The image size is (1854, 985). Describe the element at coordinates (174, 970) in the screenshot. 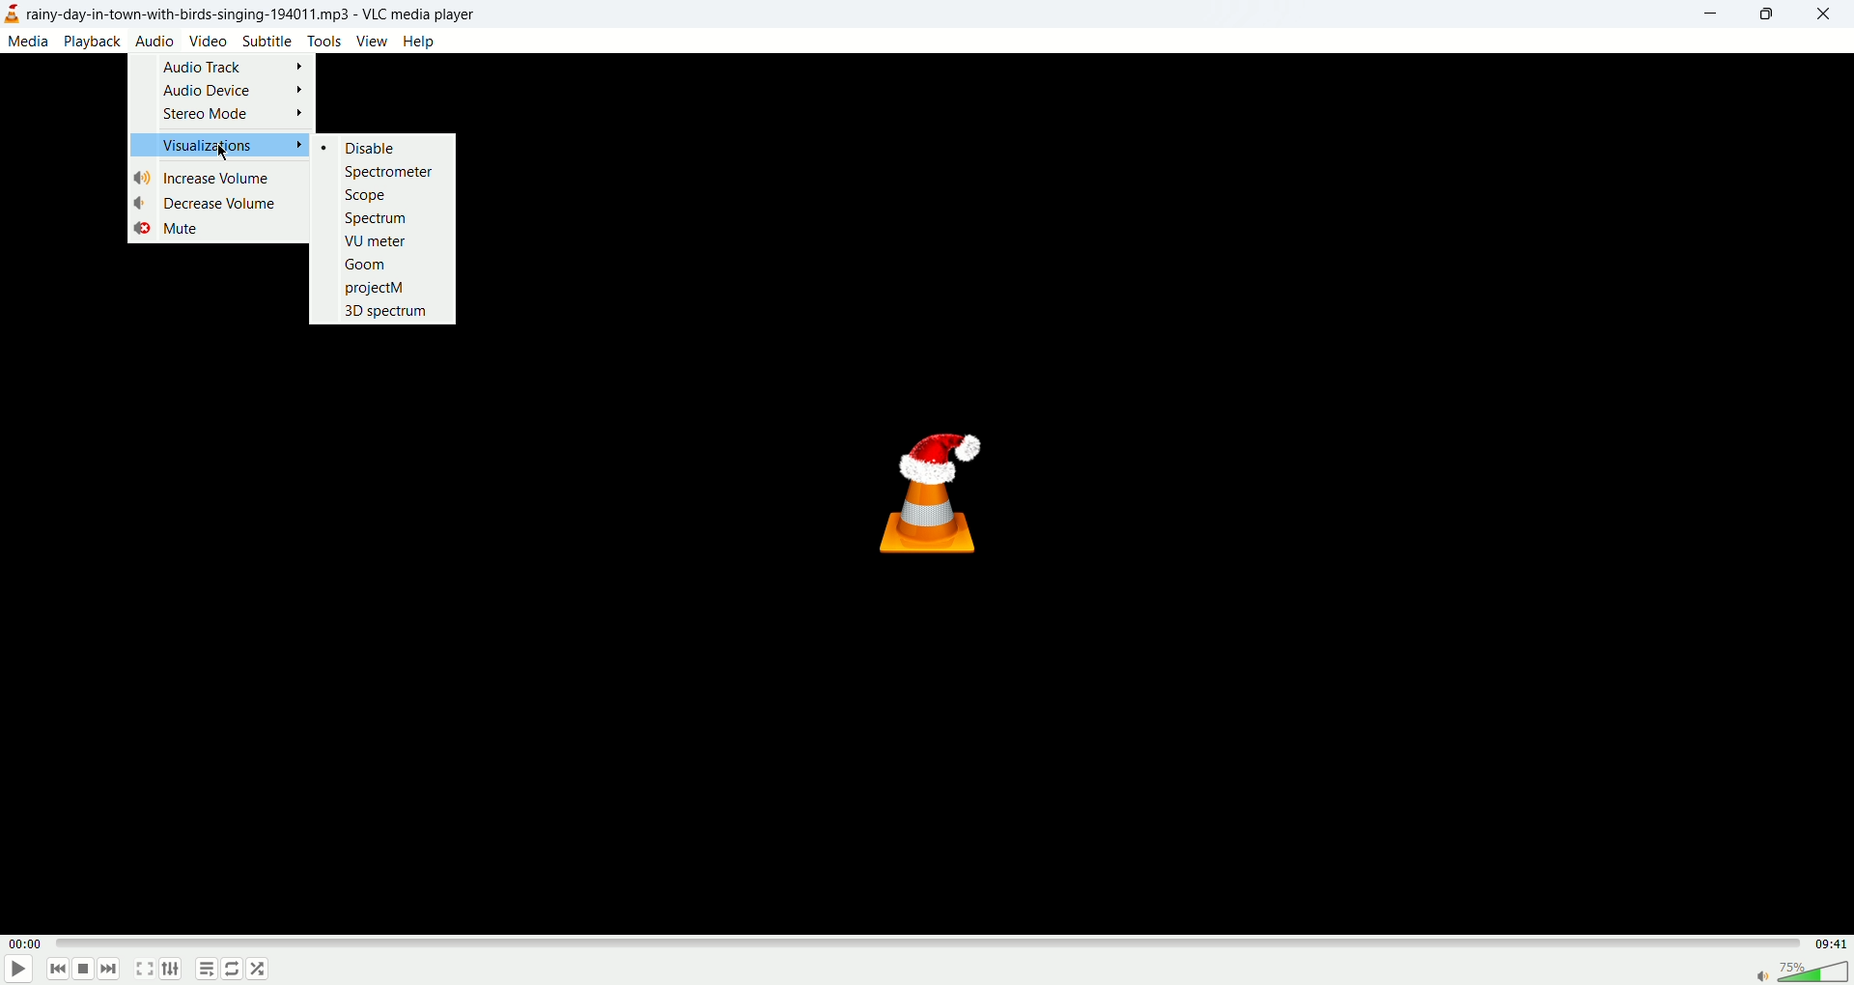

I see `extended settings` at that location.